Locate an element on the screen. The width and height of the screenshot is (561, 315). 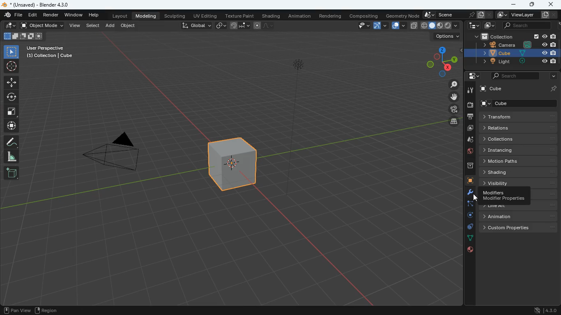
copy is located at coordinates (414, 26).